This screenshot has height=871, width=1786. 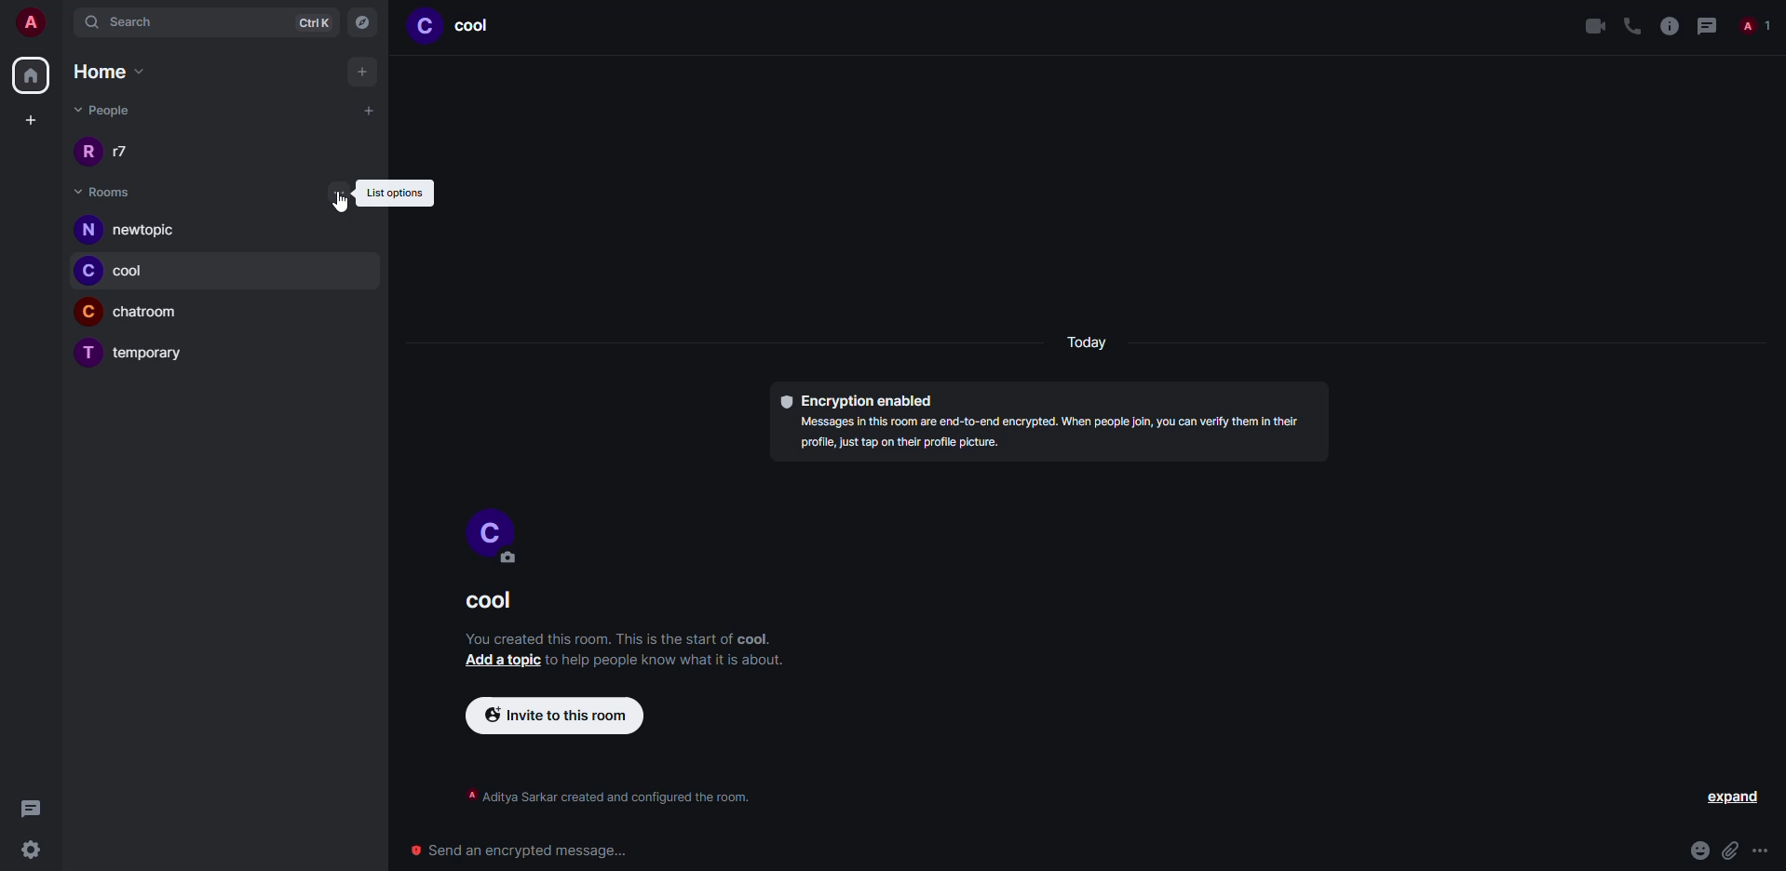 I want to click on list options, so click(x=394, y=194).